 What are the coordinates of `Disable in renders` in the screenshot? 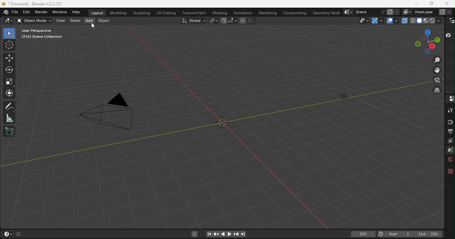 It's located at (449, 35).